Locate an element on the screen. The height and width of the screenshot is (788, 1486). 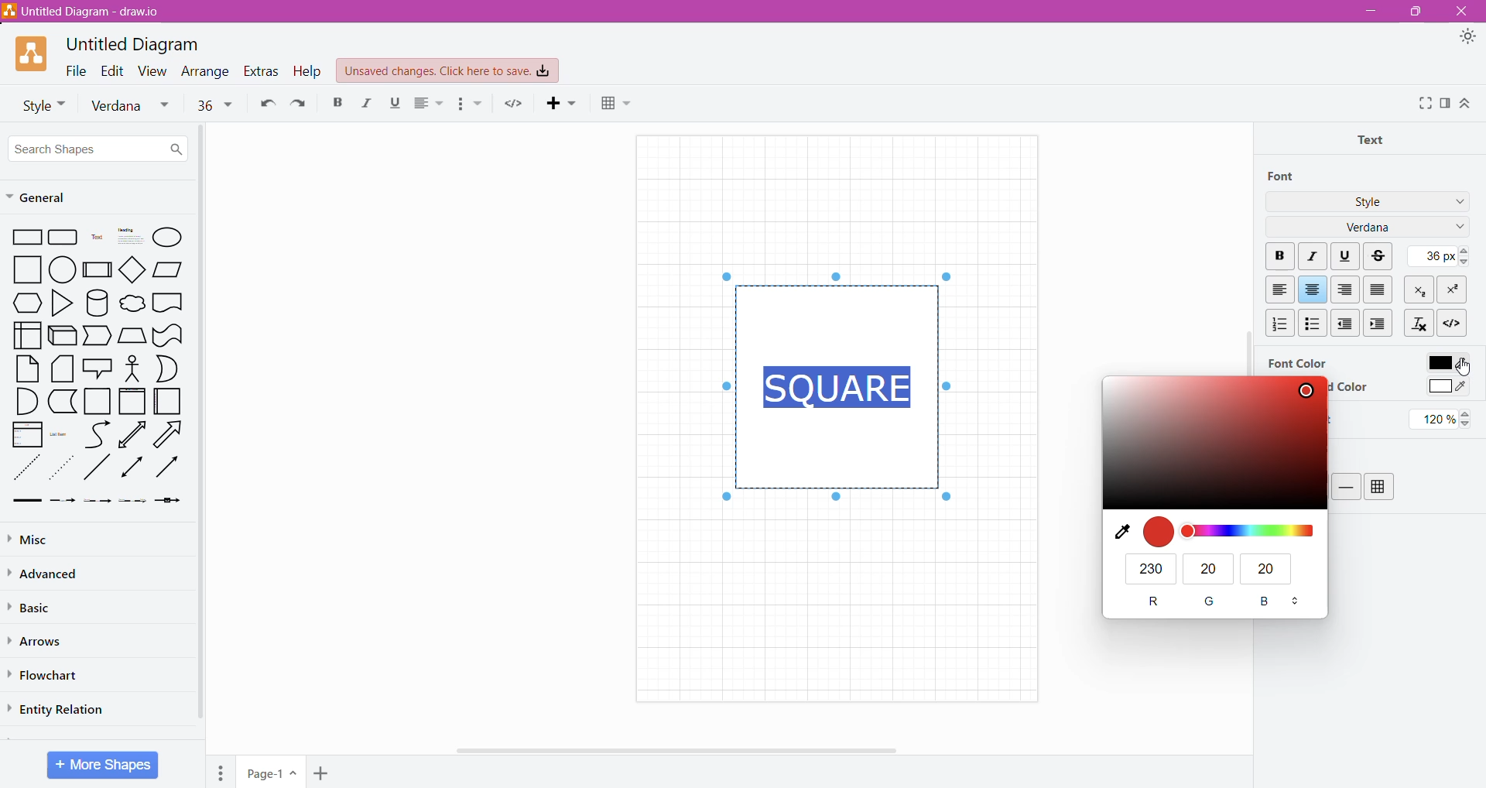
frame is located at coordinates (132, 401).